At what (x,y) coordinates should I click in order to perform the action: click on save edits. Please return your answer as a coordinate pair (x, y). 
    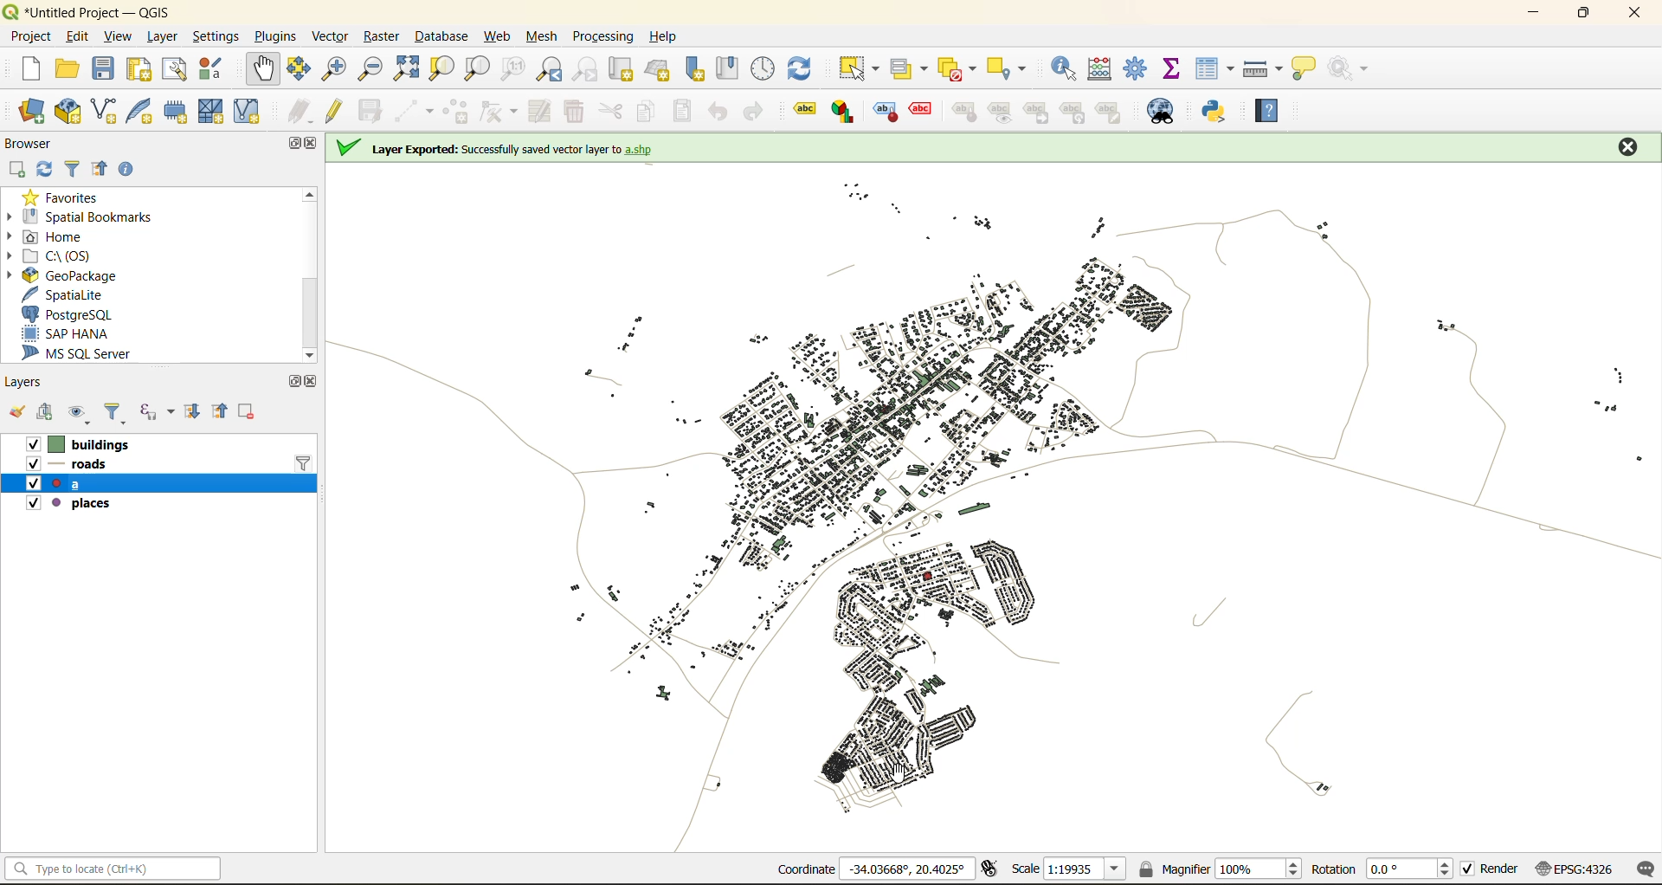
    Looking at the image, I should click on (373, 109).